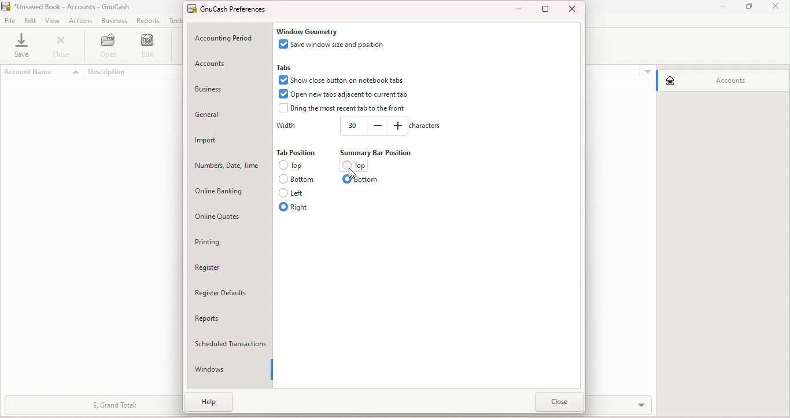 Image resolution: width=790 pixels, height=418 pixels. Describe the element at coordinates (64, 48) in the screenshot. I see `Close` at that location.